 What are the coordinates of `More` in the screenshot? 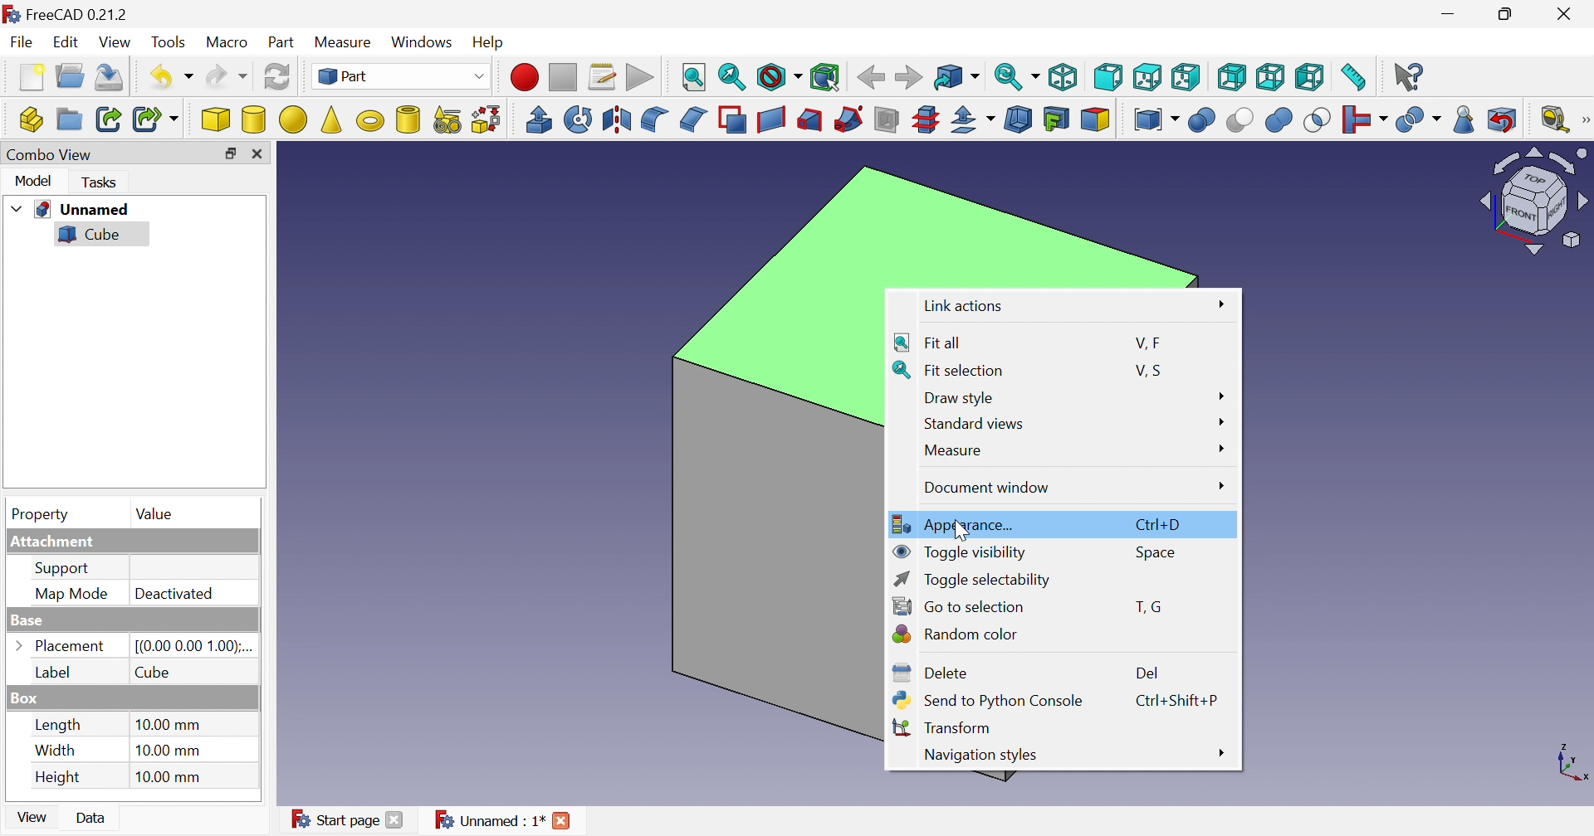 It's located at (1220, 754).